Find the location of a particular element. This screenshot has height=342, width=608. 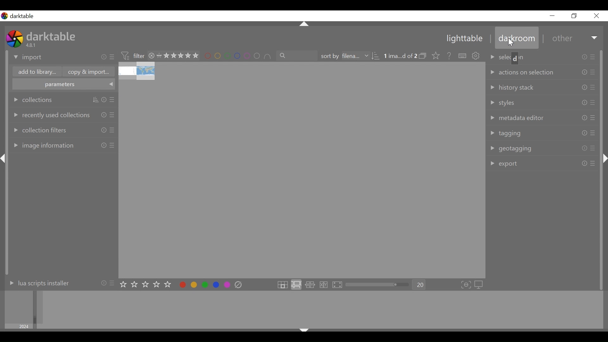

darkroom is located at coordinates (517, 37).